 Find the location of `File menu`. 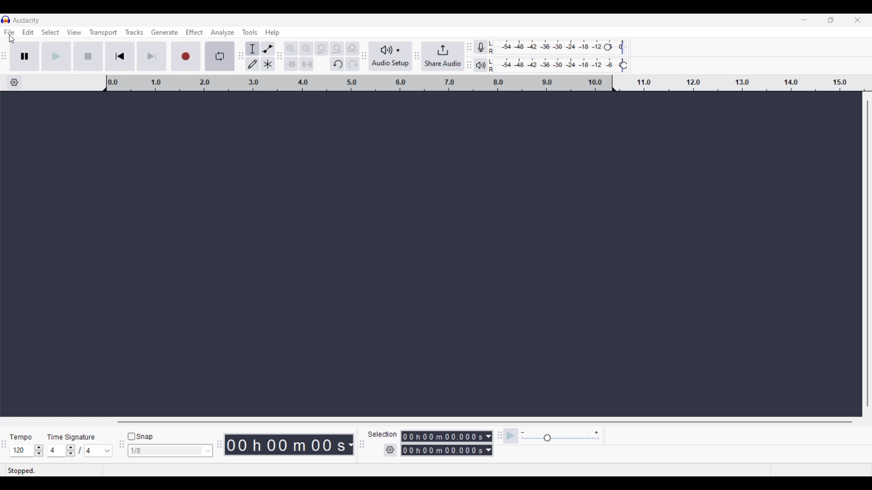

File menu is located at coordinates (8, 31).